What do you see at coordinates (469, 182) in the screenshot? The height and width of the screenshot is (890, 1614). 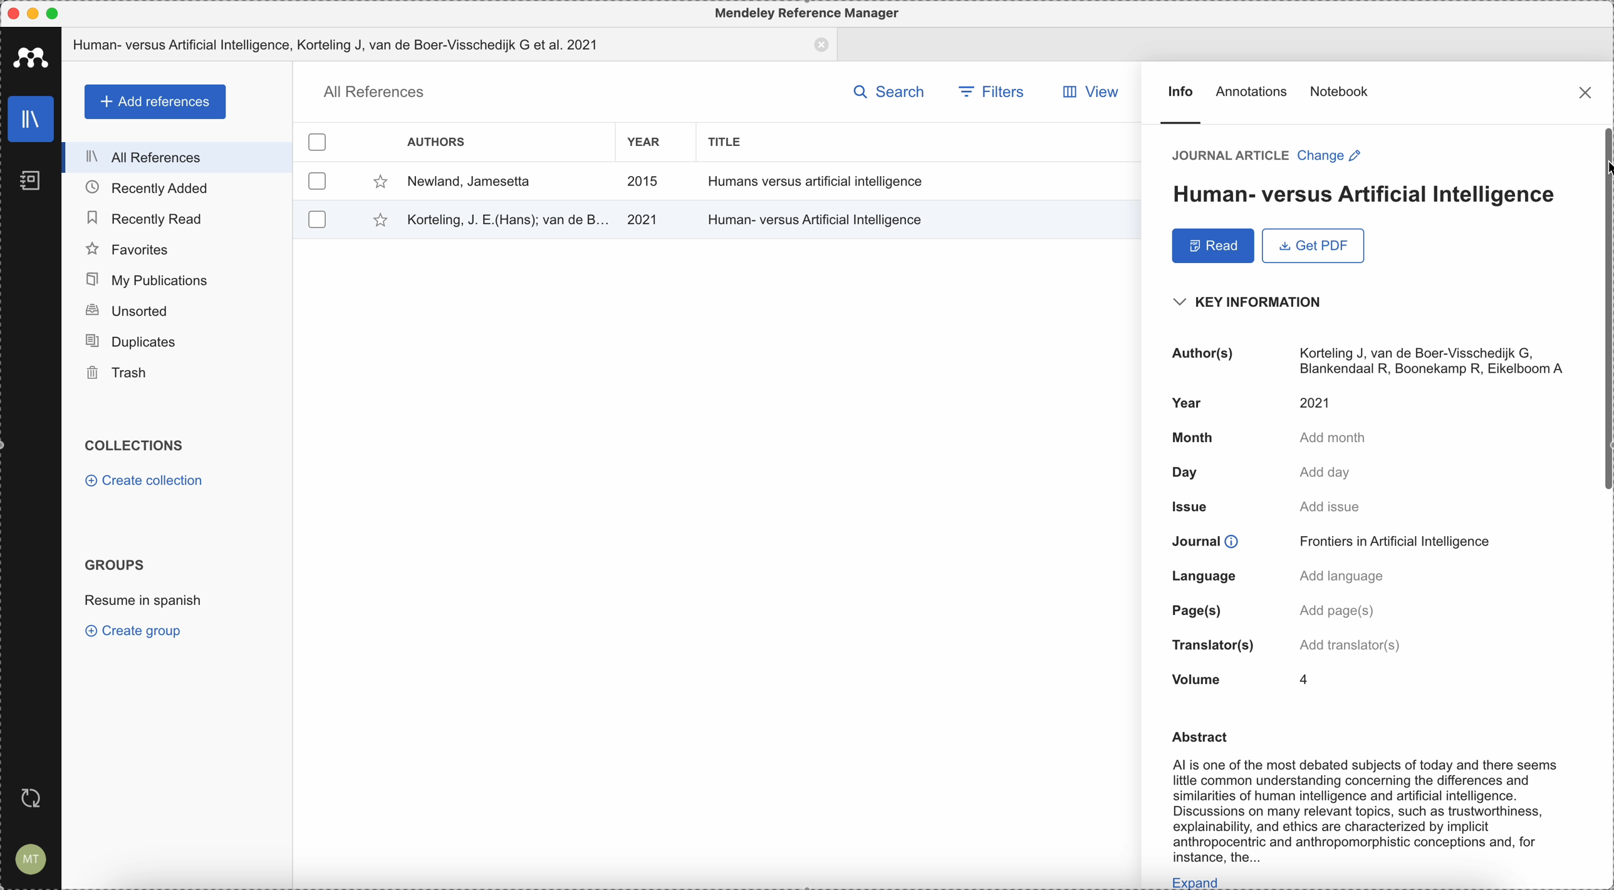 I see `Newlad, Jamsetta` at bounding box center [469, 182].